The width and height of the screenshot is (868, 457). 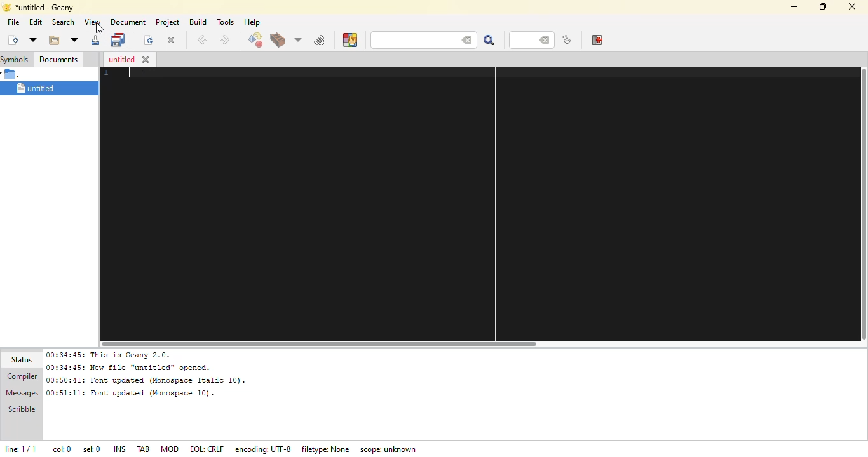 I want to click on ., so click(x=13, y=74).